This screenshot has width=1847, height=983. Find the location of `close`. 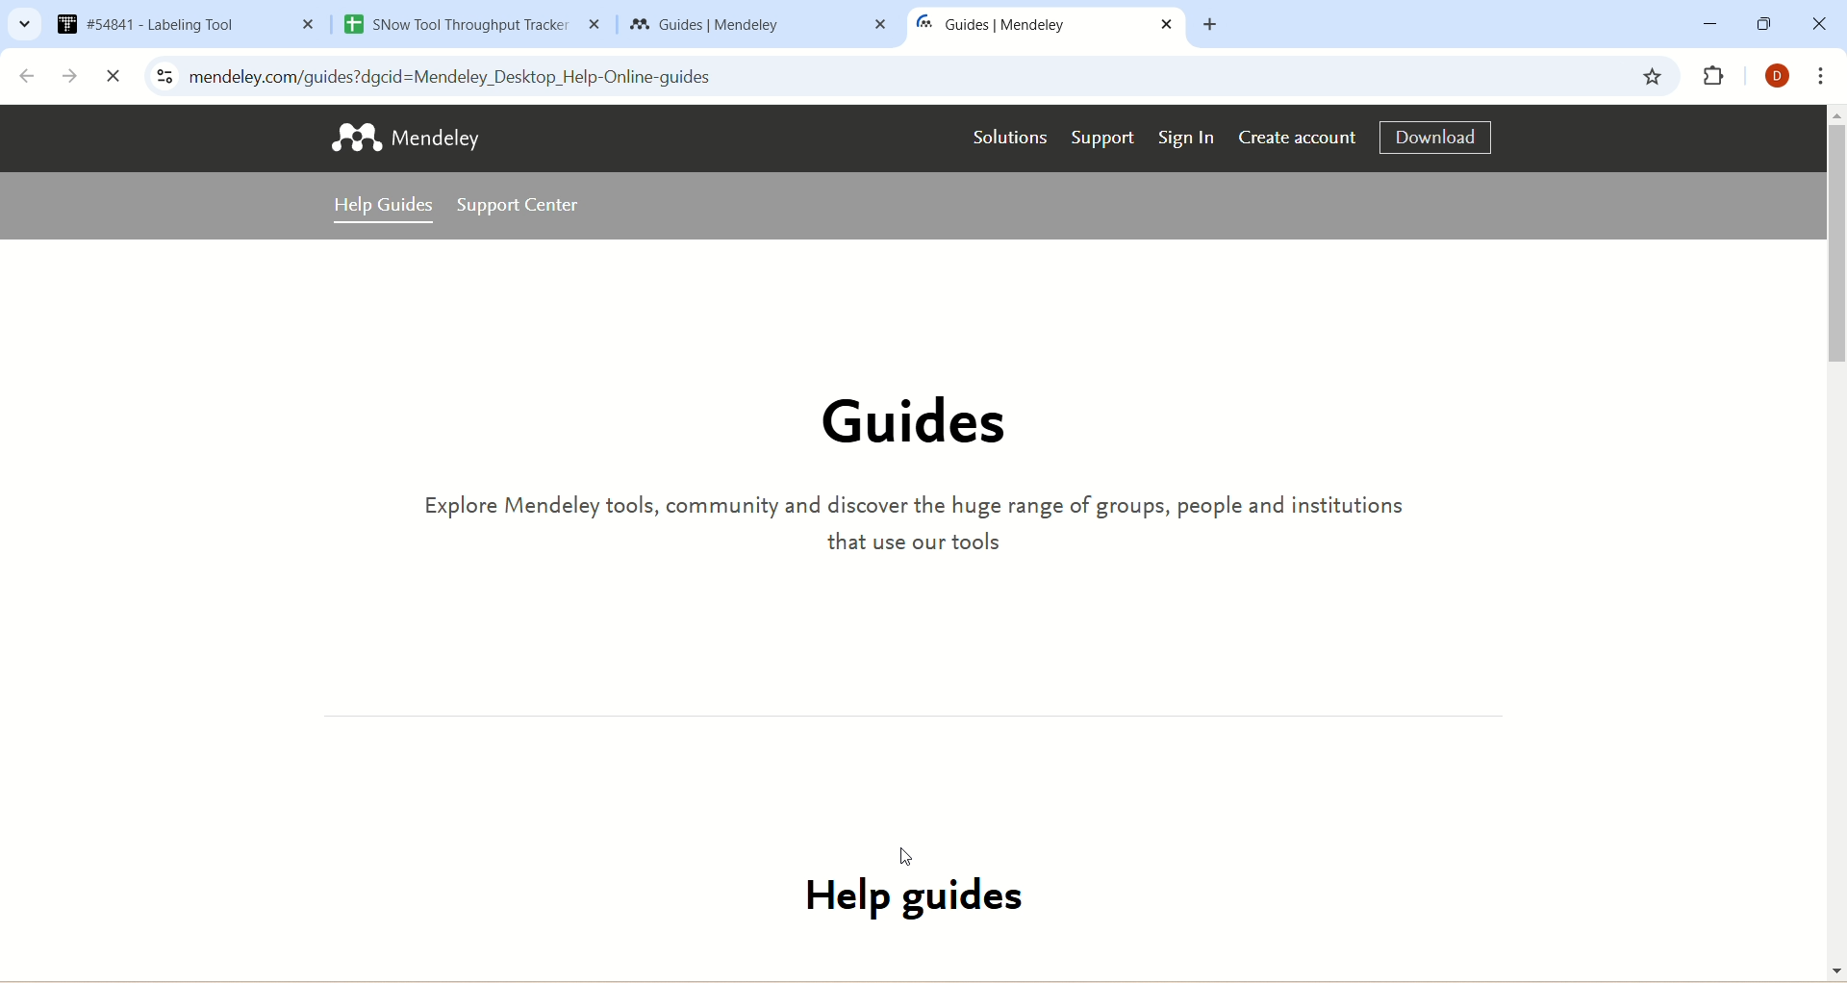

close is located at coordinates (1819, 25).